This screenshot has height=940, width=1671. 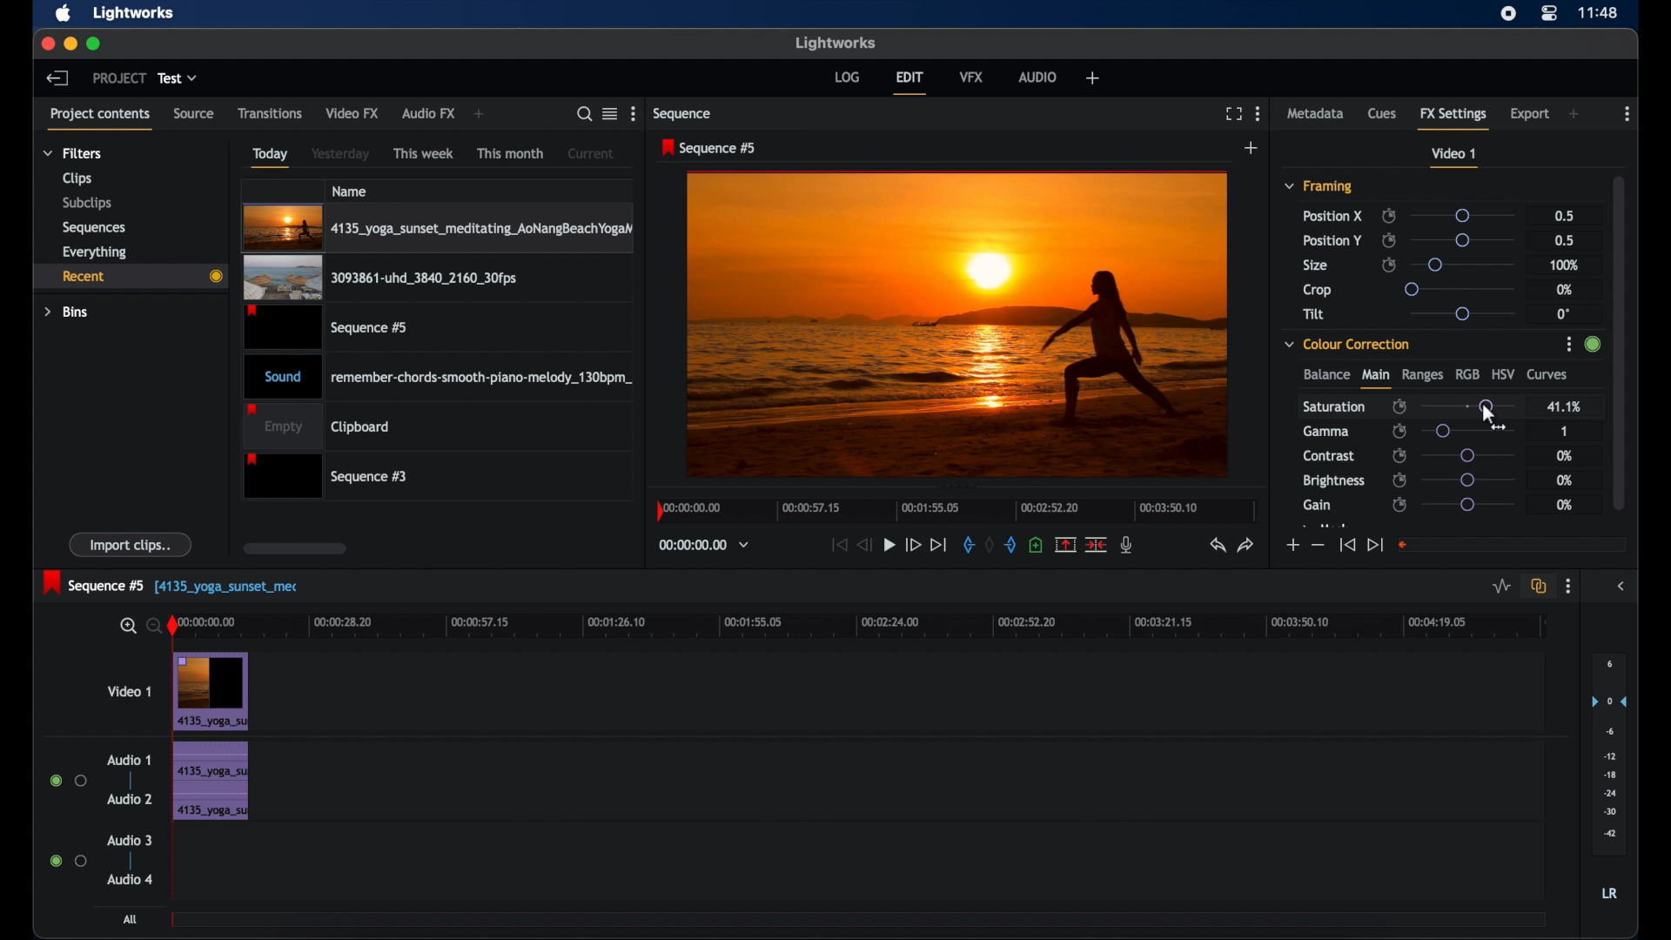 I want to click on mic, so click(x=1128, y=545).